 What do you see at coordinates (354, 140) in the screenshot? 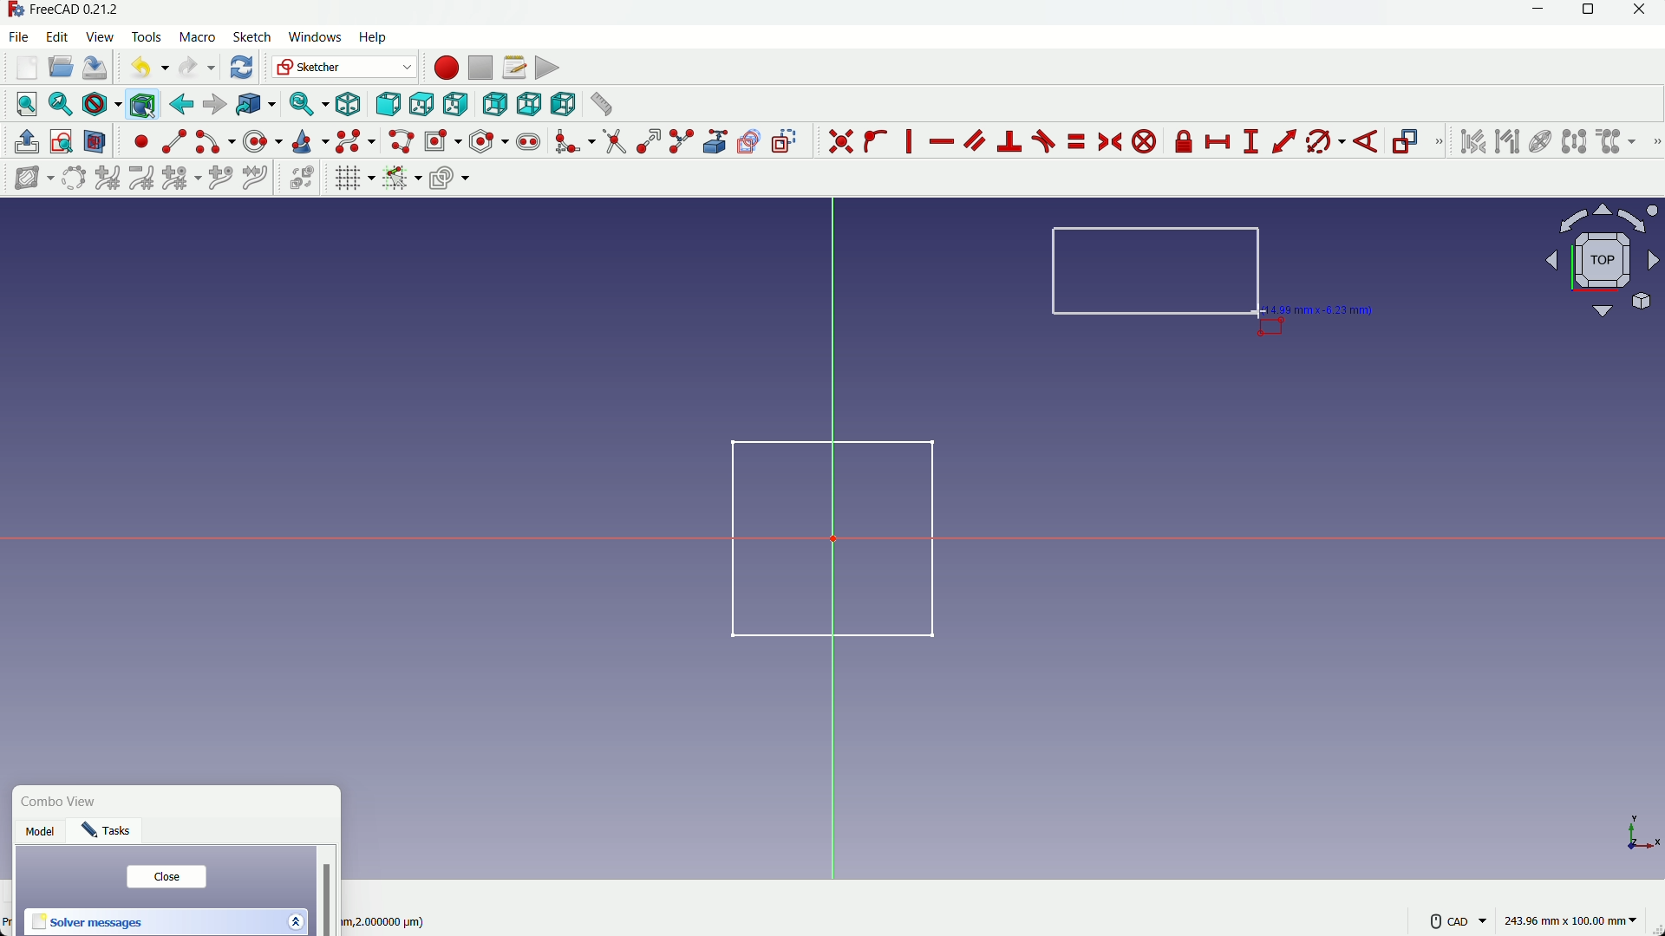
I see `create spiline` at bounding box center [354, 140].